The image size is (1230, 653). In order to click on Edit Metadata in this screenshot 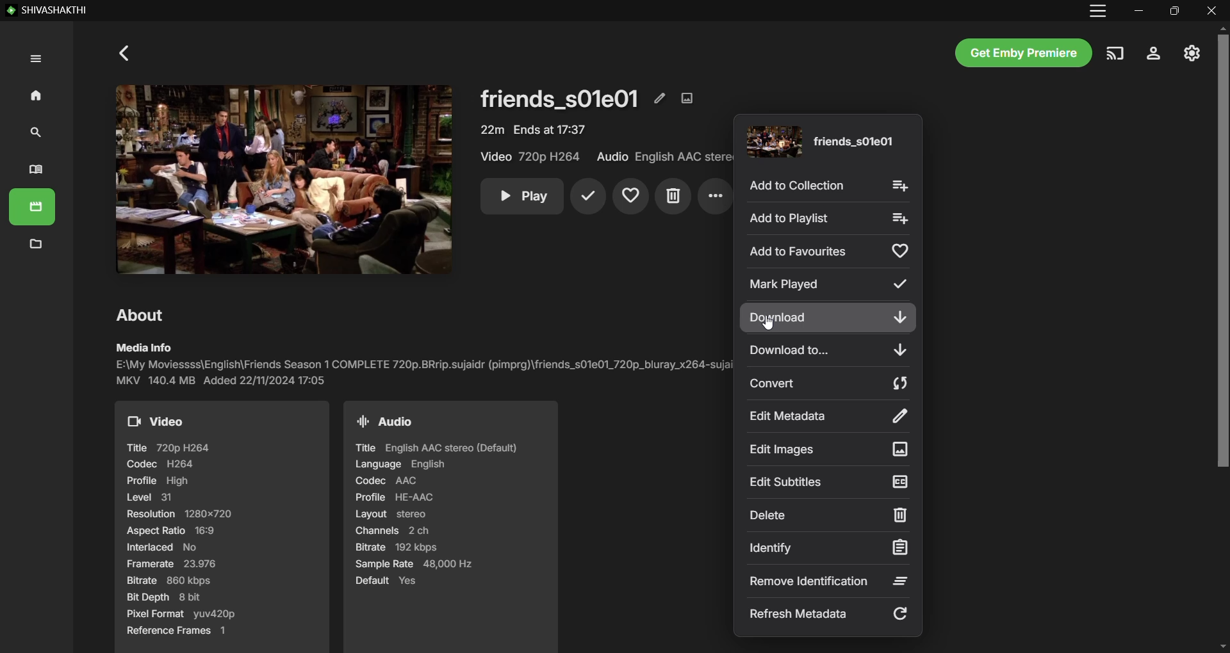, I will do `click(830, 415)`.